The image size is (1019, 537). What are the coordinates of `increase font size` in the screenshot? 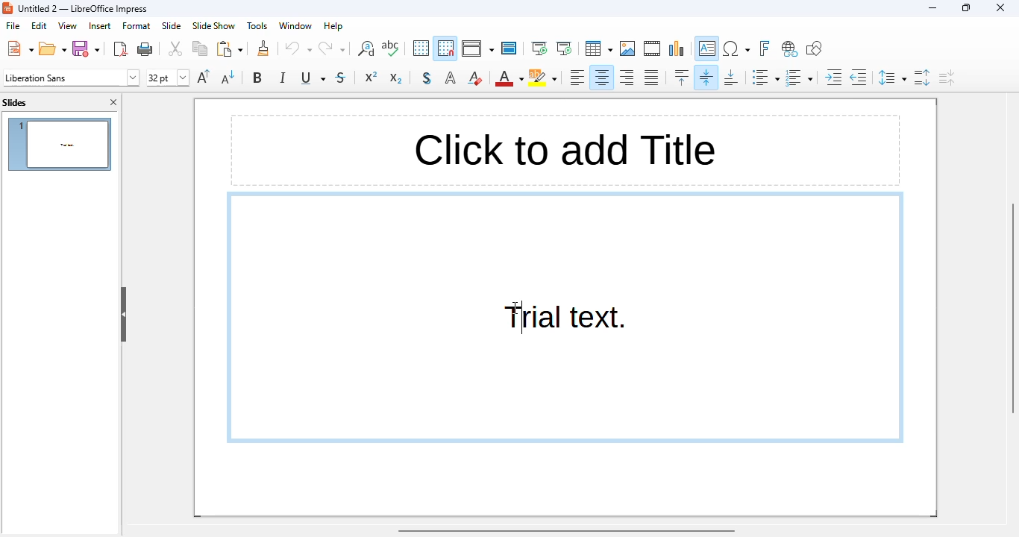 It's located at (204, 76).